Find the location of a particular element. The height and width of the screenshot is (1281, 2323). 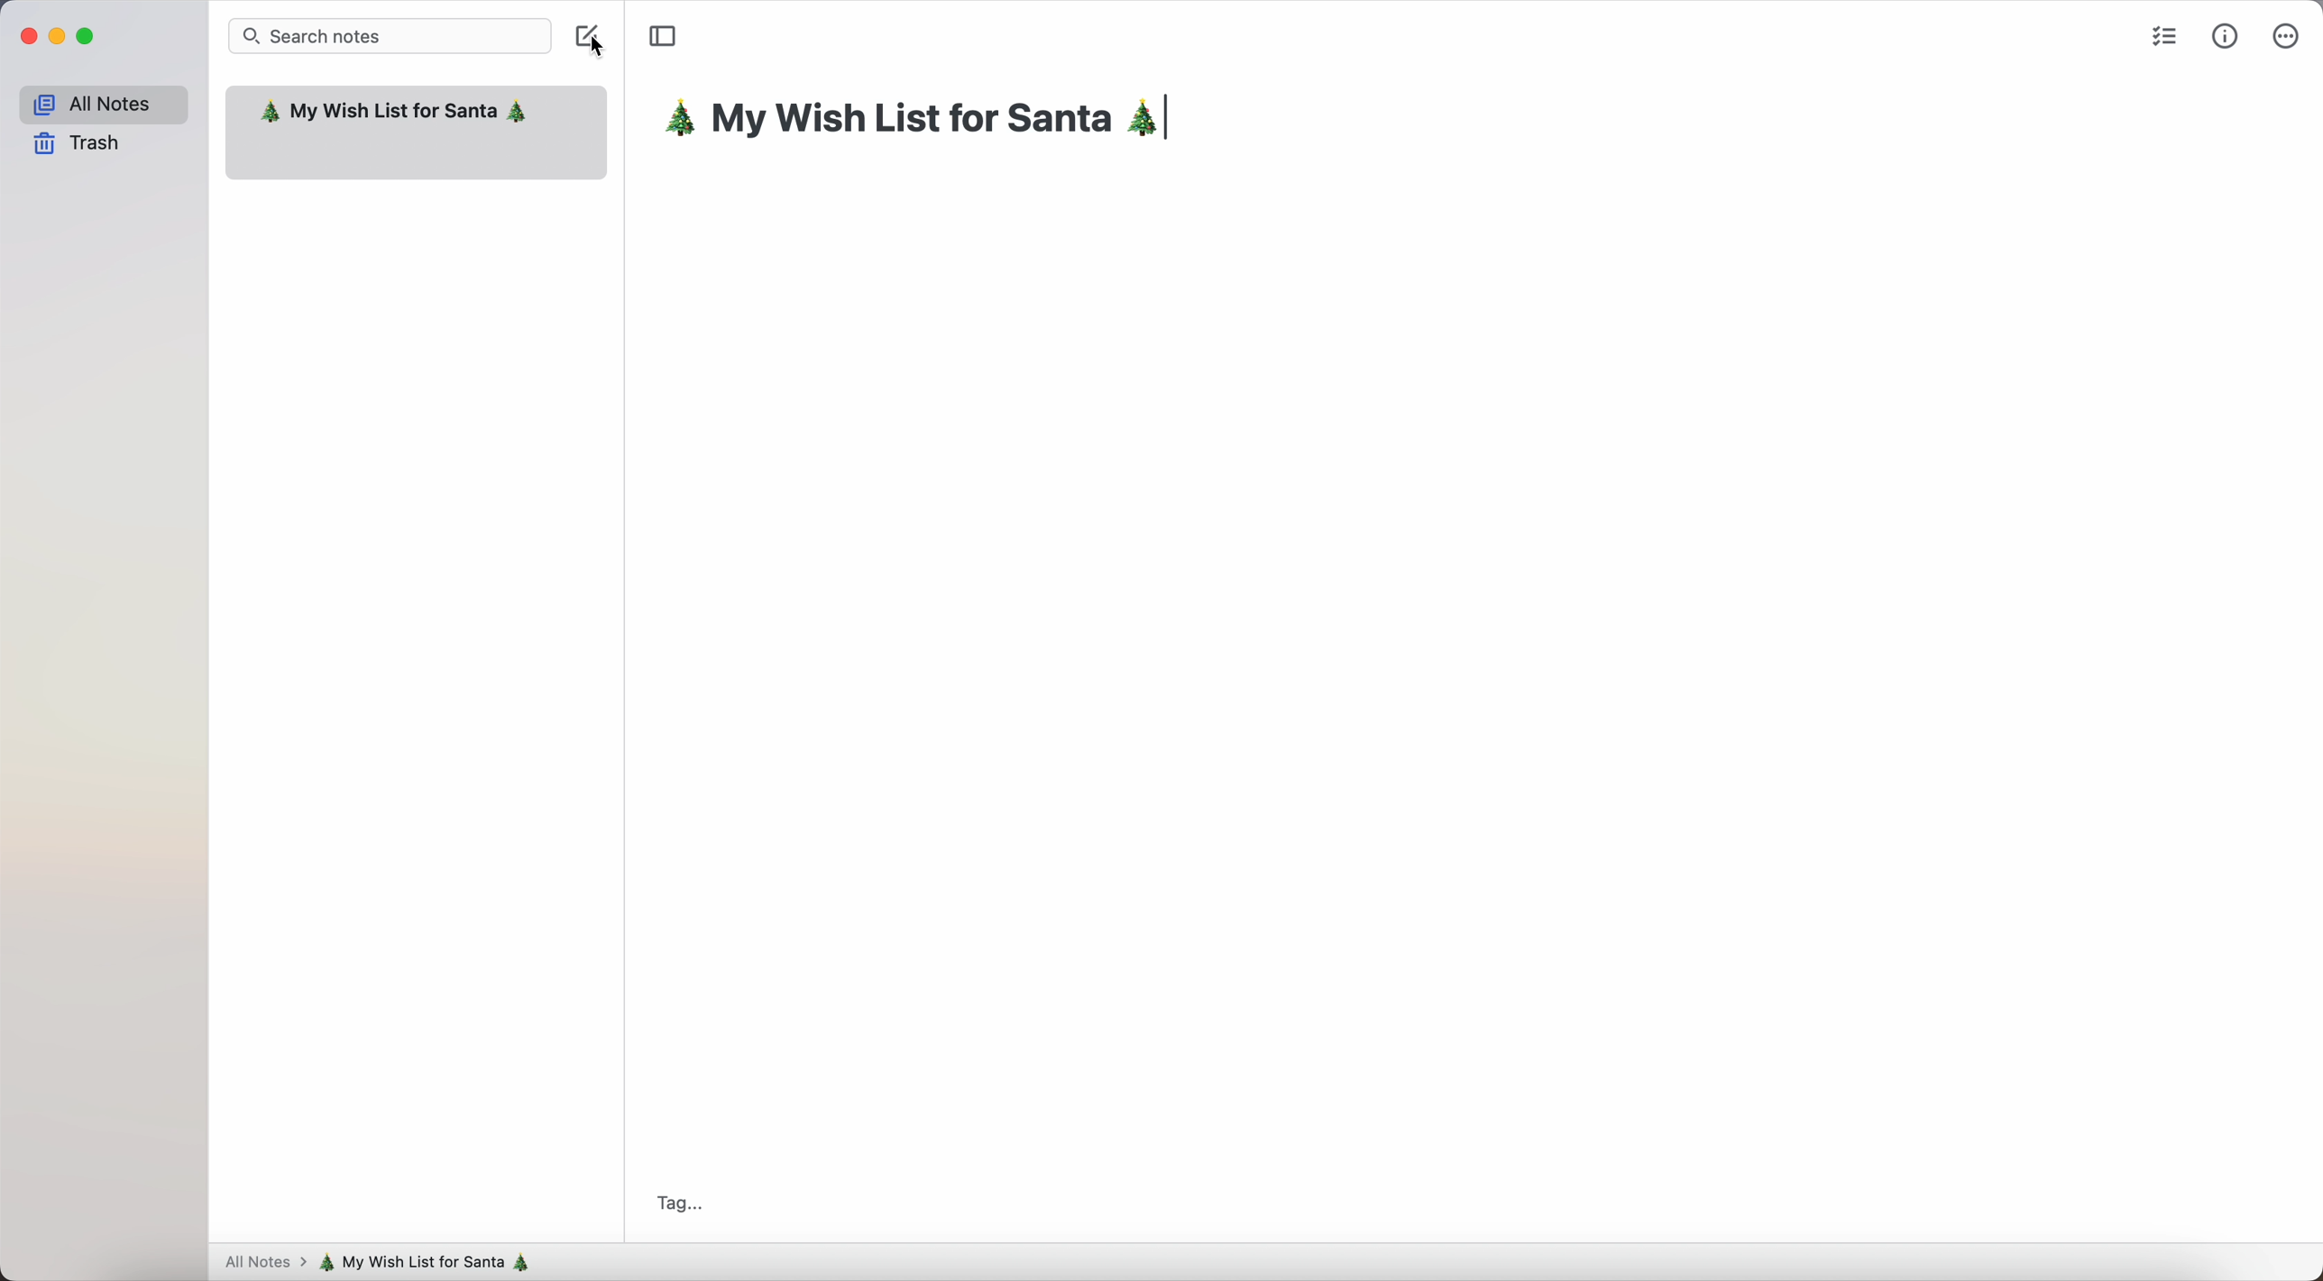

My wish list for Santa is located at coordinates (394, 114).